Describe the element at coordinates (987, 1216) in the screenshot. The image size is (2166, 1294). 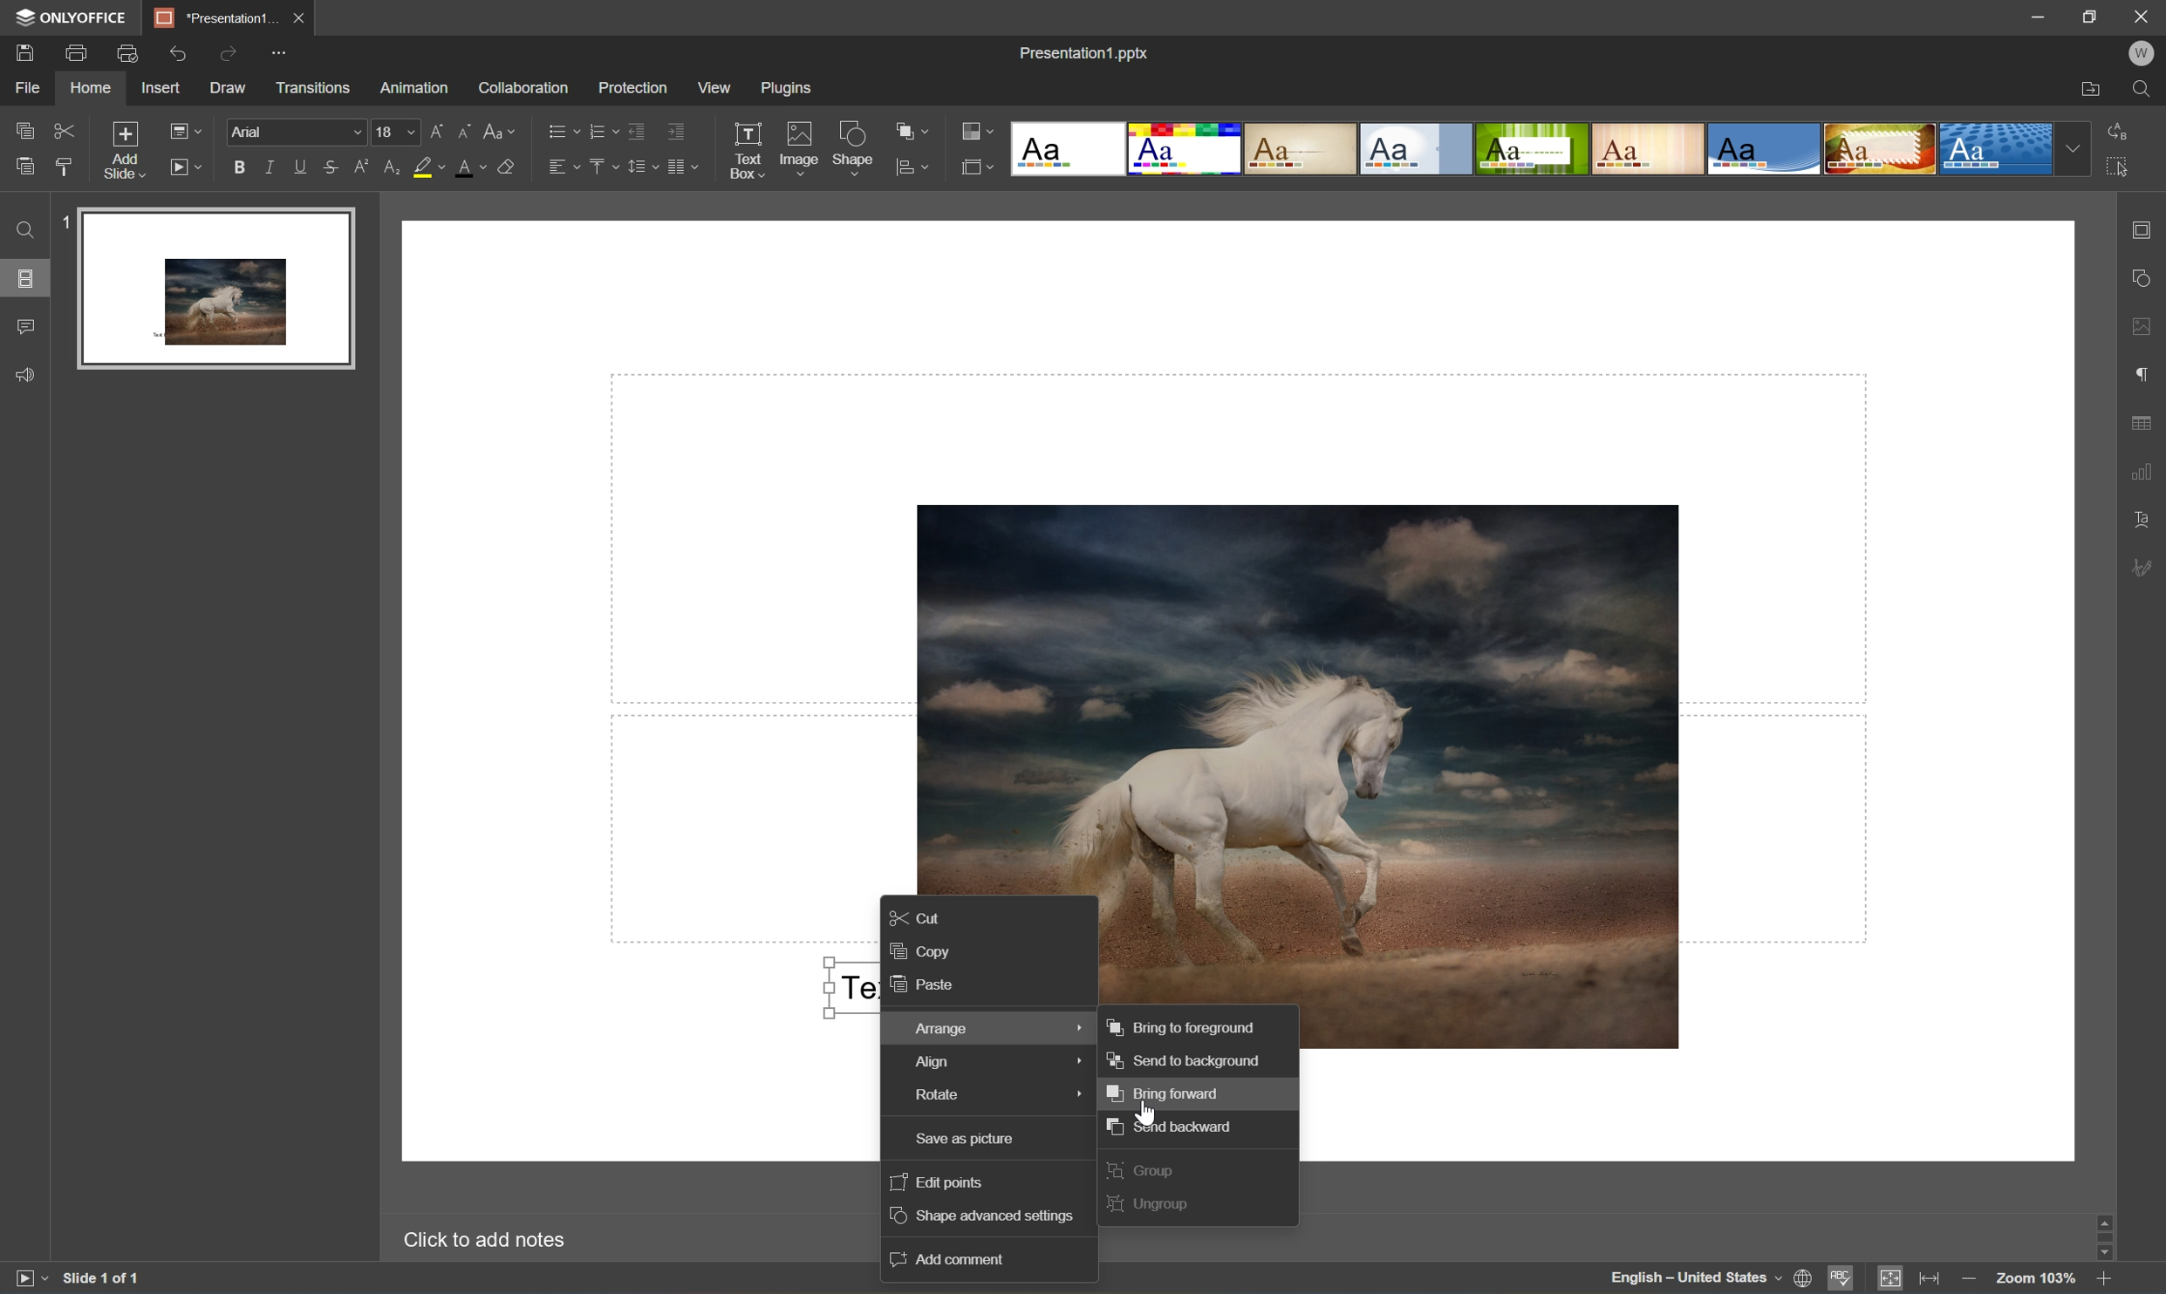
I see `Shape advanced settings` at that location.